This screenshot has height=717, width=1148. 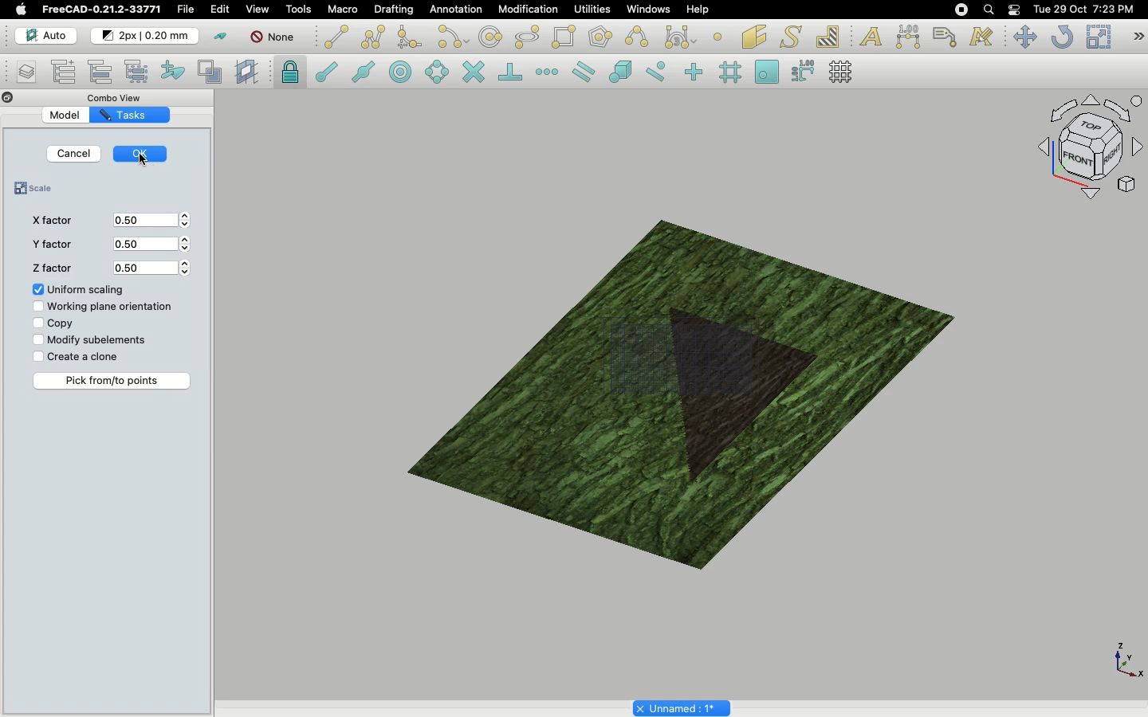 I want to click on Annotation styles, so click(x=981, y=38).